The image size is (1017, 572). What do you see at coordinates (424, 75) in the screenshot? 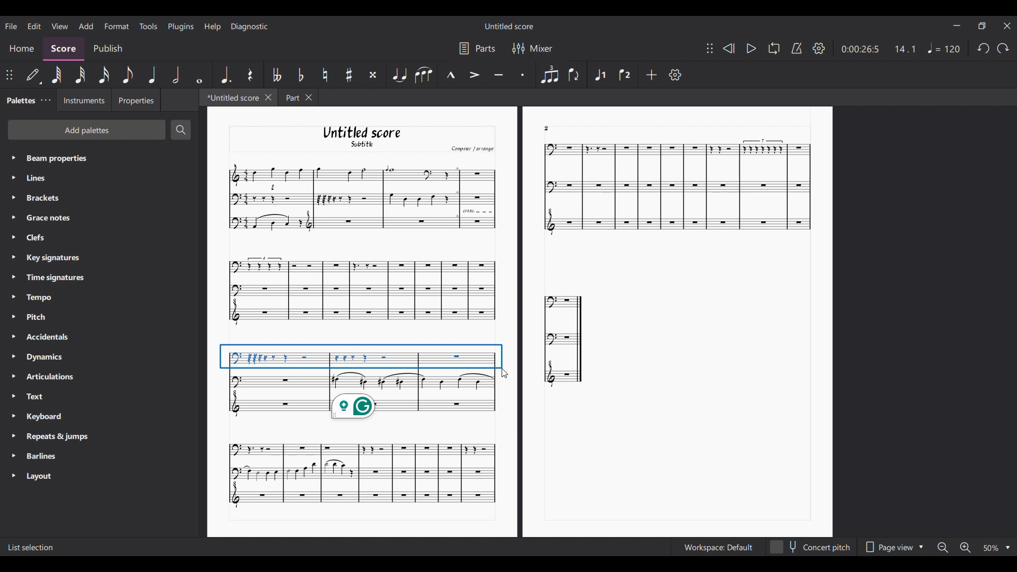
I see `Slur` at bounding box center [424, 75].